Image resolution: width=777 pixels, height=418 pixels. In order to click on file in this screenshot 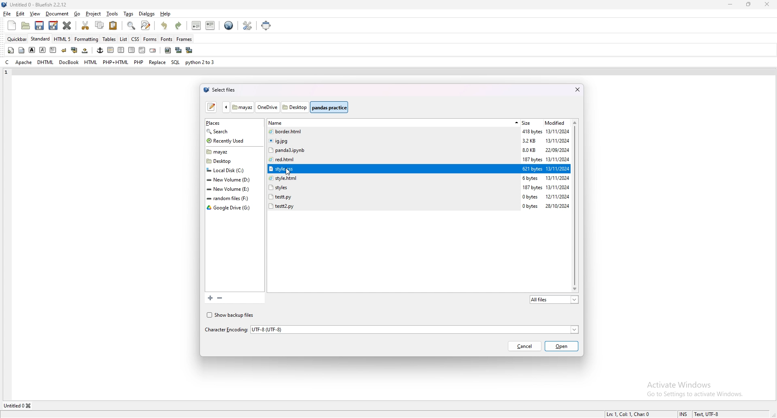, I will do `click(7, 13)`.